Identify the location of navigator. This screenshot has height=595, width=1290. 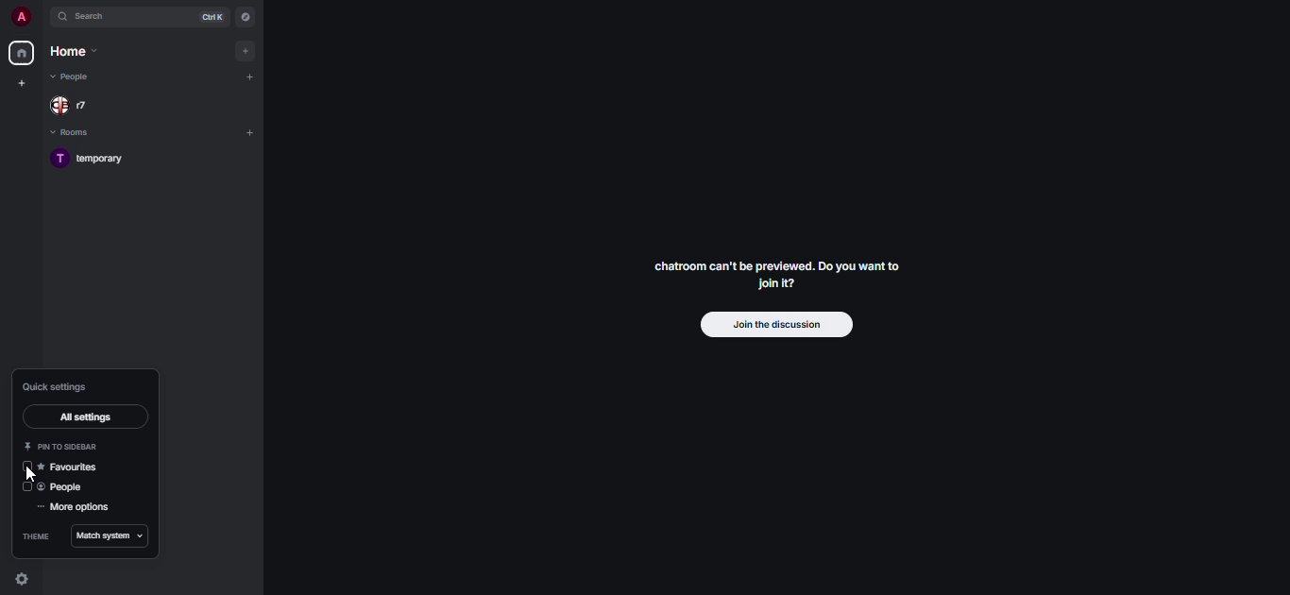
(246, 17).